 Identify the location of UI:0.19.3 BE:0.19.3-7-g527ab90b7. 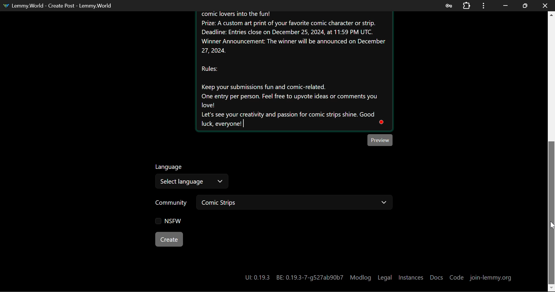
(294, 278).